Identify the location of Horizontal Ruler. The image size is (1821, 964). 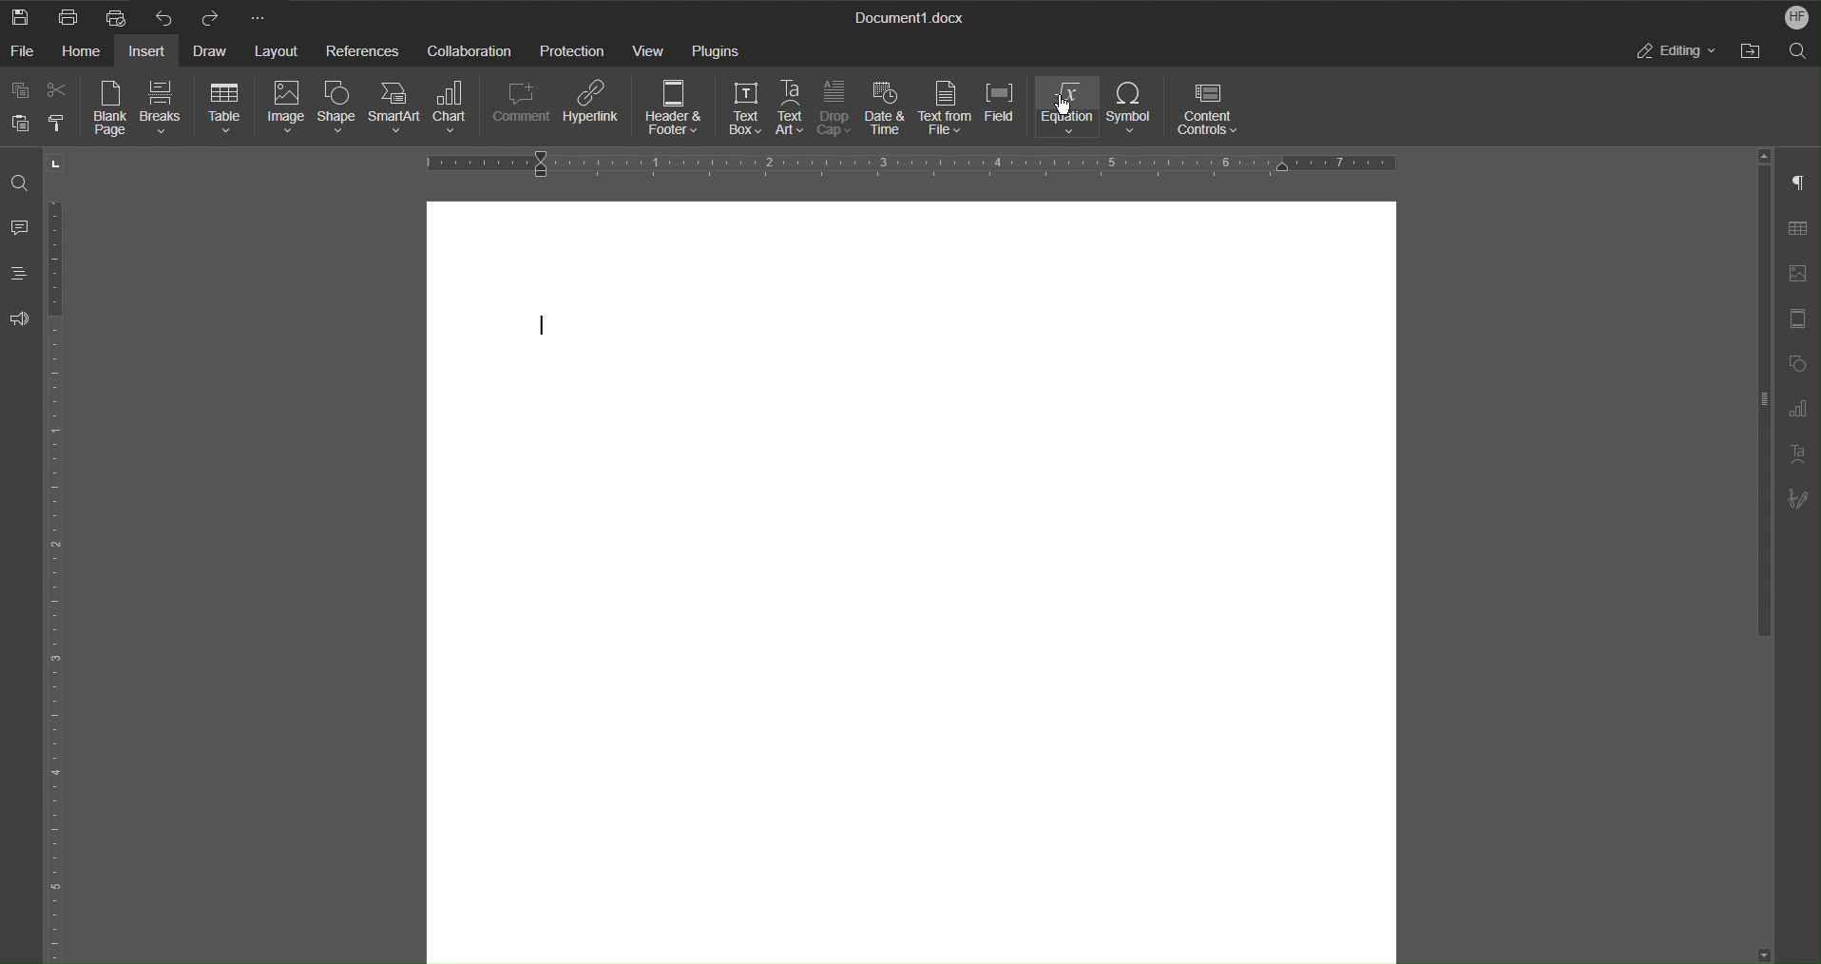
(921, 162).